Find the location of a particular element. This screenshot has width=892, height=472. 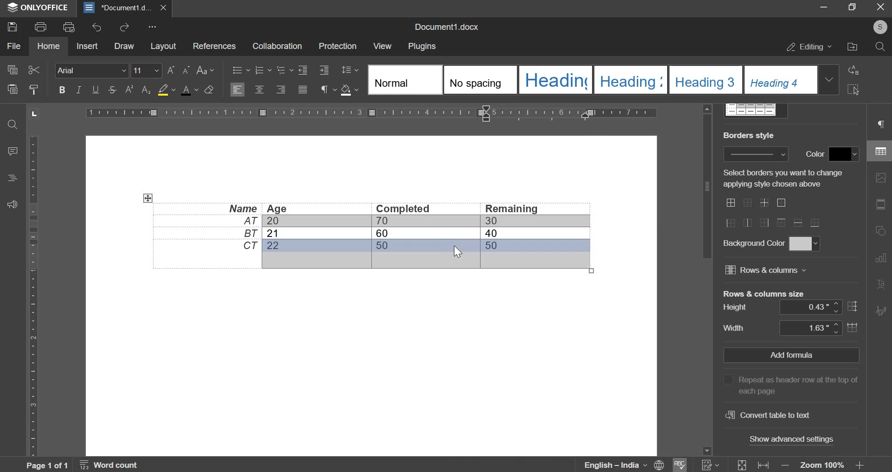

italic is located at coordinates (77, 89).